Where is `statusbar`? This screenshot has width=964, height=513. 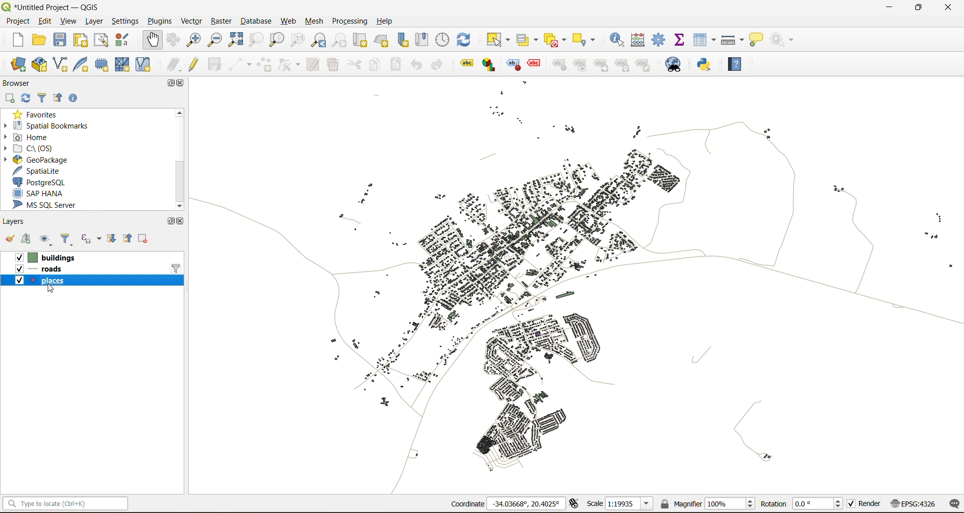 statusbar is located at coordinates (68, 503).